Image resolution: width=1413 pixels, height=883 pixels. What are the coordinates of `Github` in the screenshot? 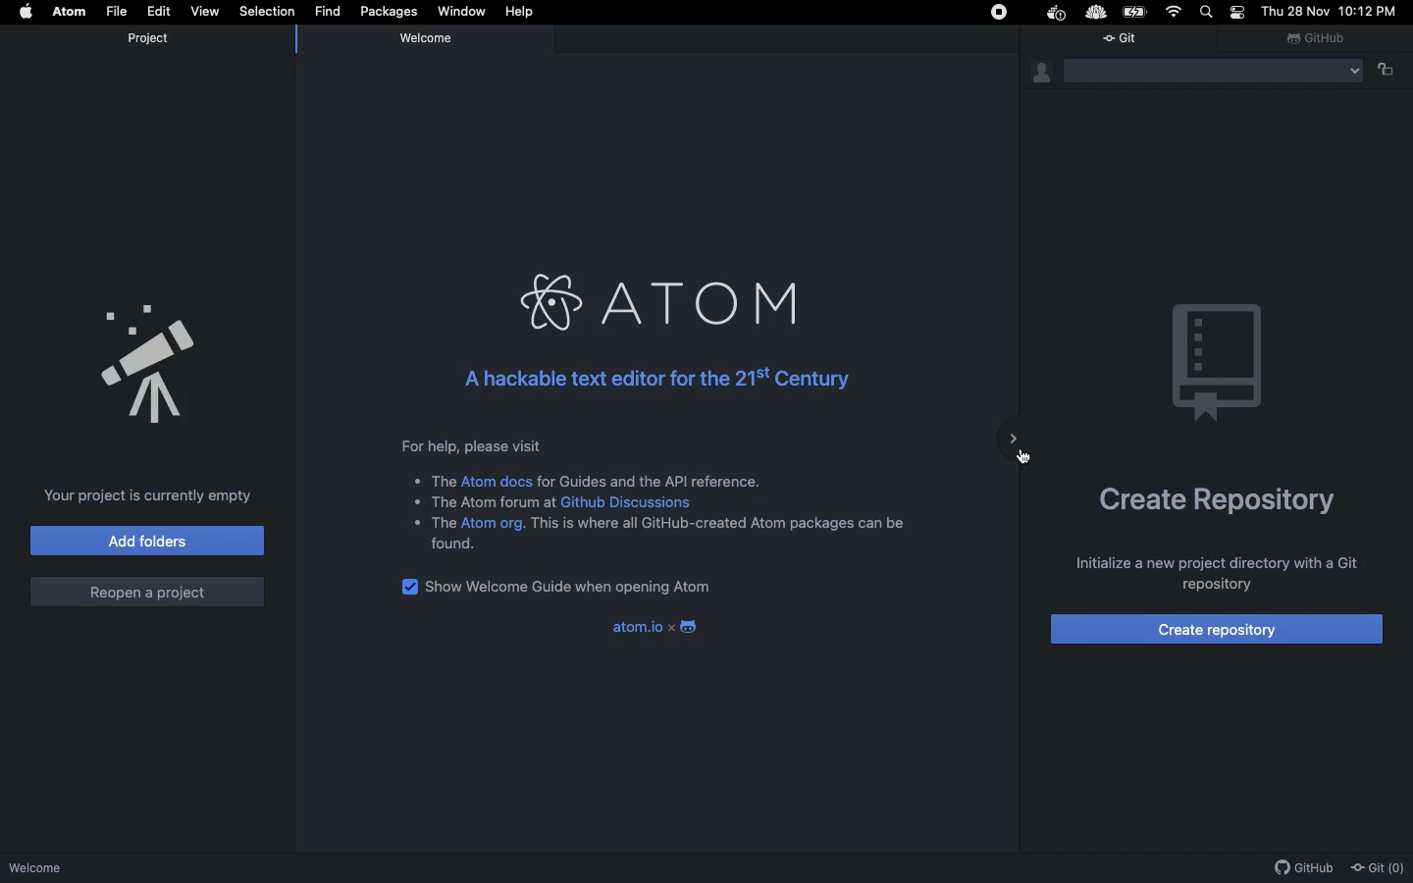 It's located at (1303, 868).